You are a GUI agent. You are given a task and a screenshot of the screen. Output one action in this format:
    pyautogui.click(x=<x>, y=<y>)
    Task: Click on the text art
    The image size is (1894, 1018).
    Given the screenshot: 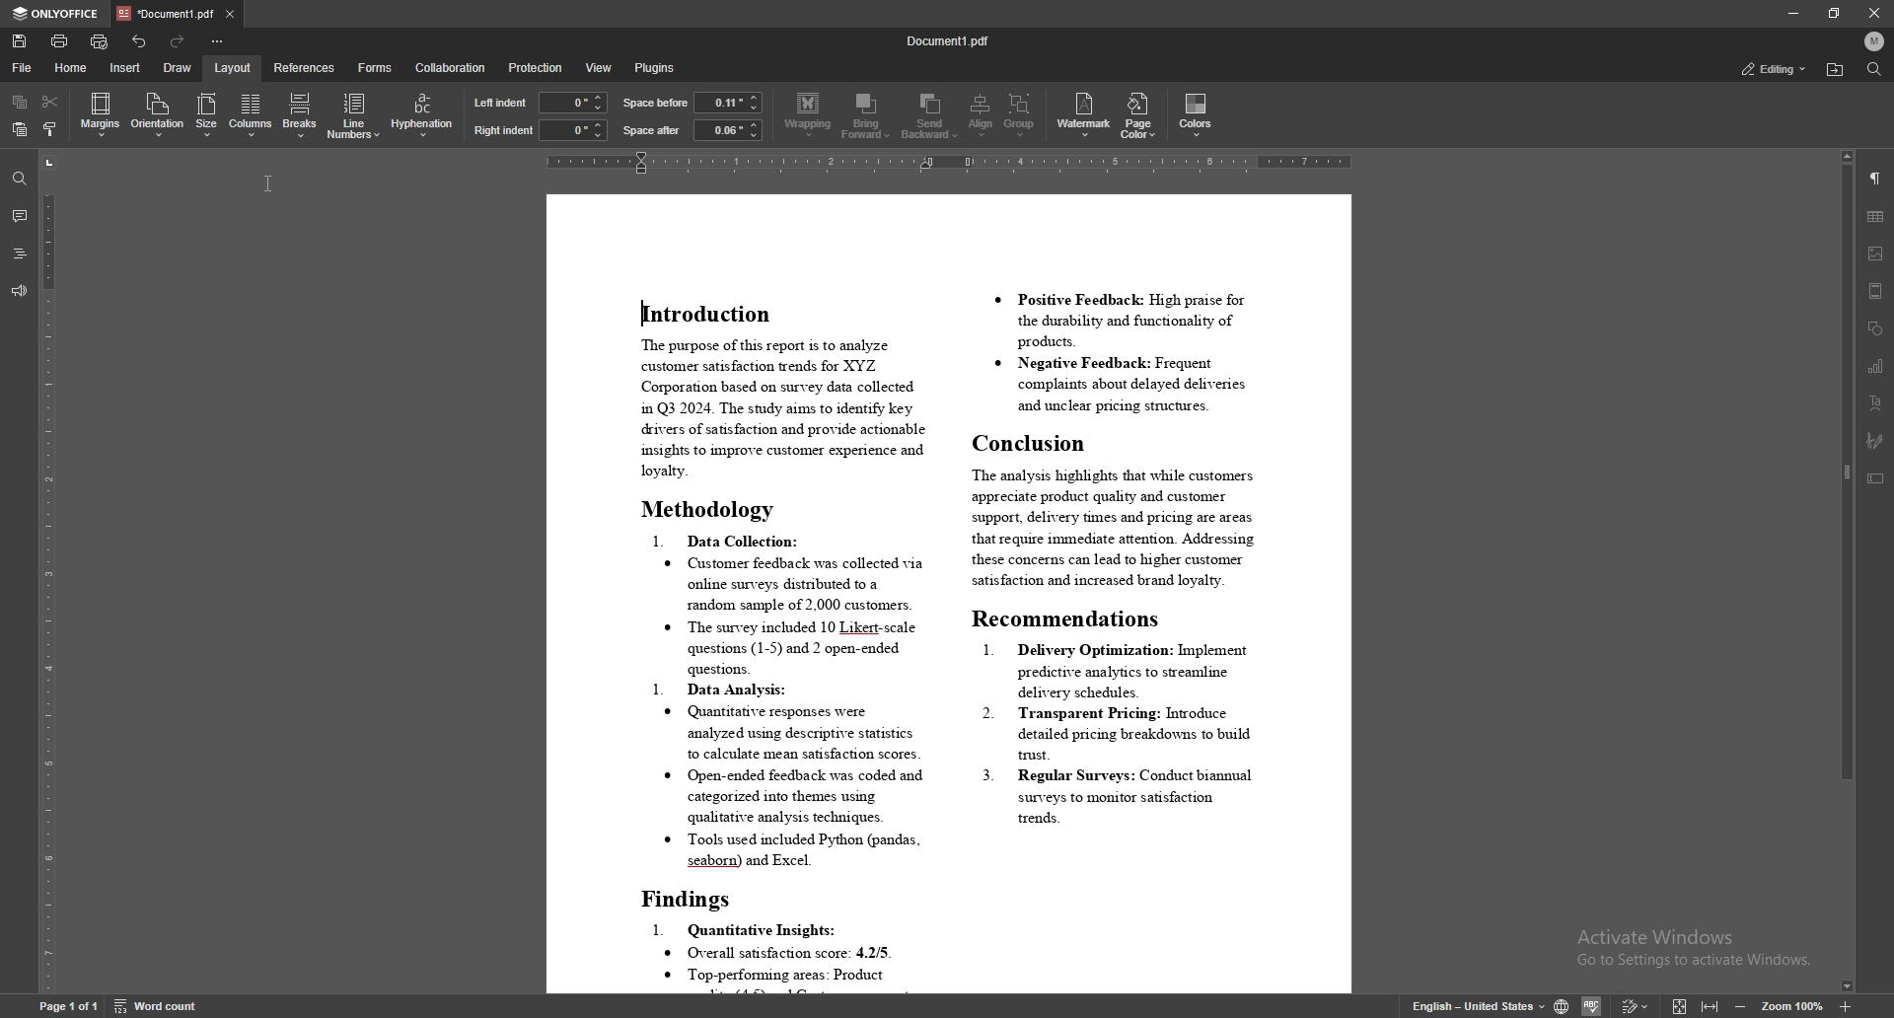 What is the action you would take?
    pyautogui.click(x=1876, y=403)
    